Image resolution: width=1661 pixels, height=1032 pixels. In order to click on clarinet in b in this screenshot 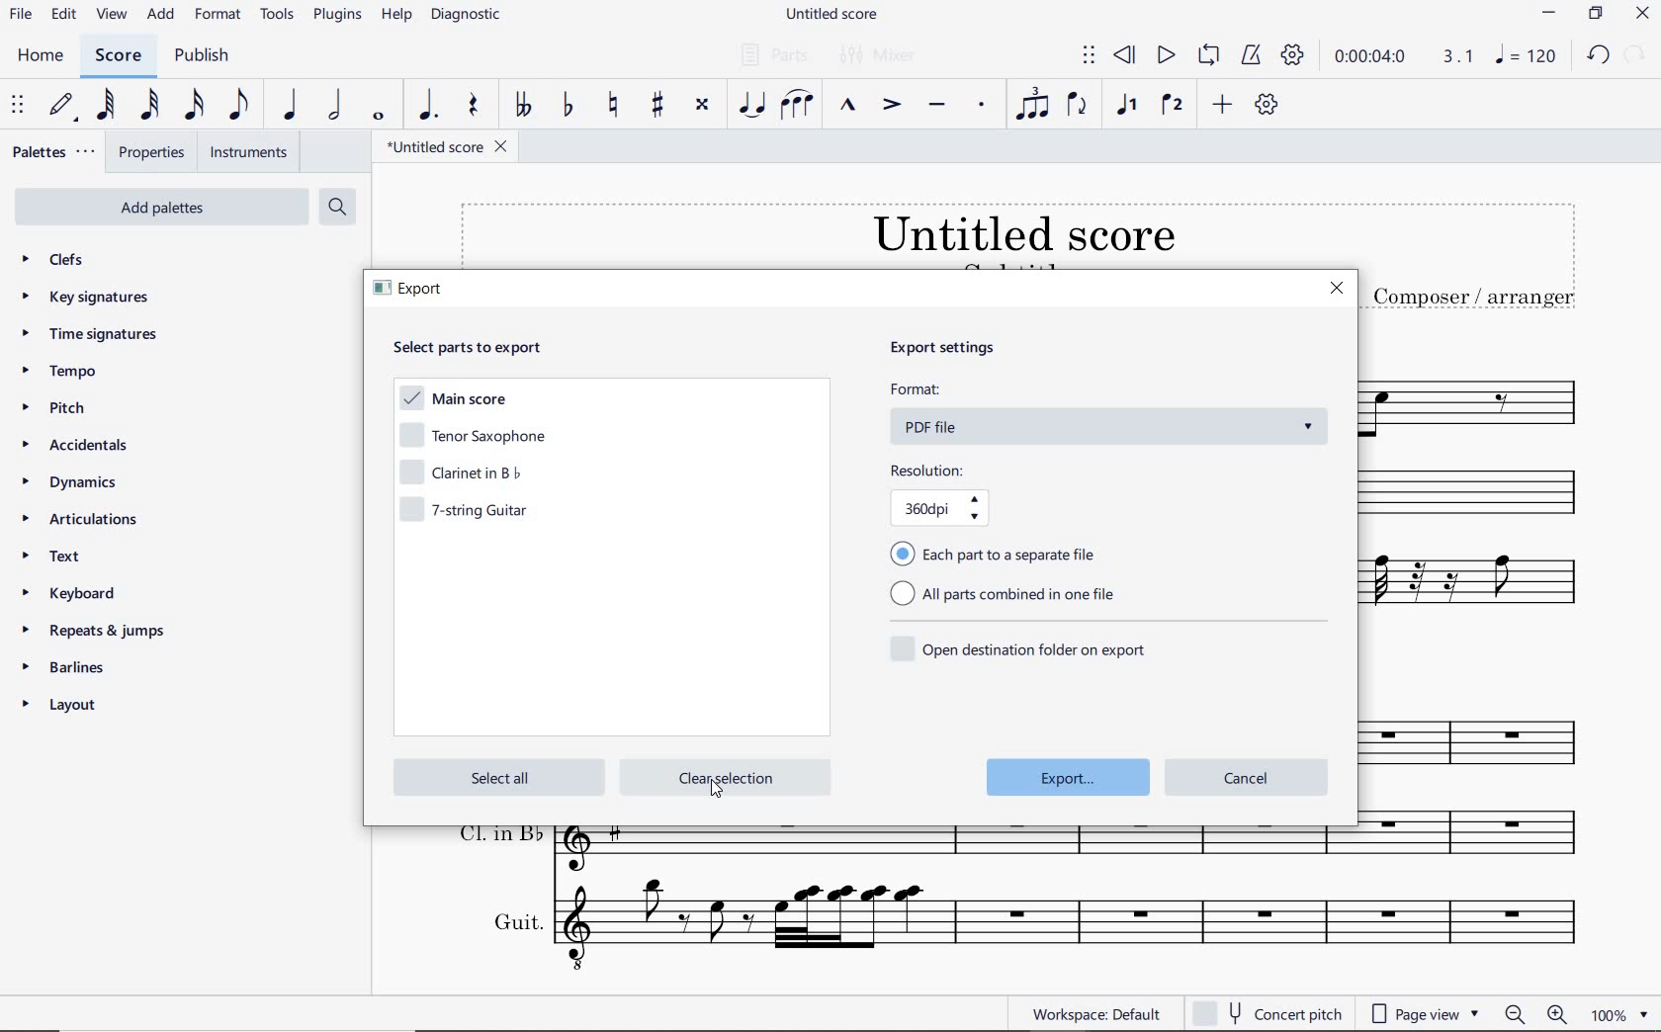, I will do `click(469, 472)`.